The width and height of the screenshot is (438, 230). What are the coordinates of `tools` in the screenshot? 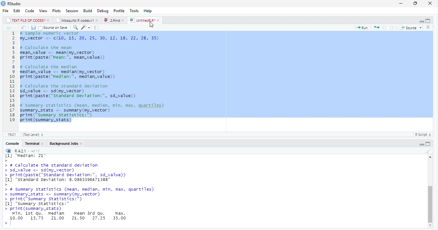 It's located at (135, 11).